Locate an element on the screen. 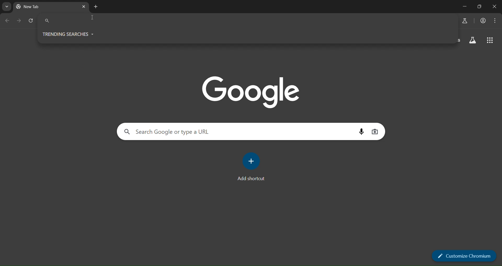  trending searches is located at coordinates (68, 34).